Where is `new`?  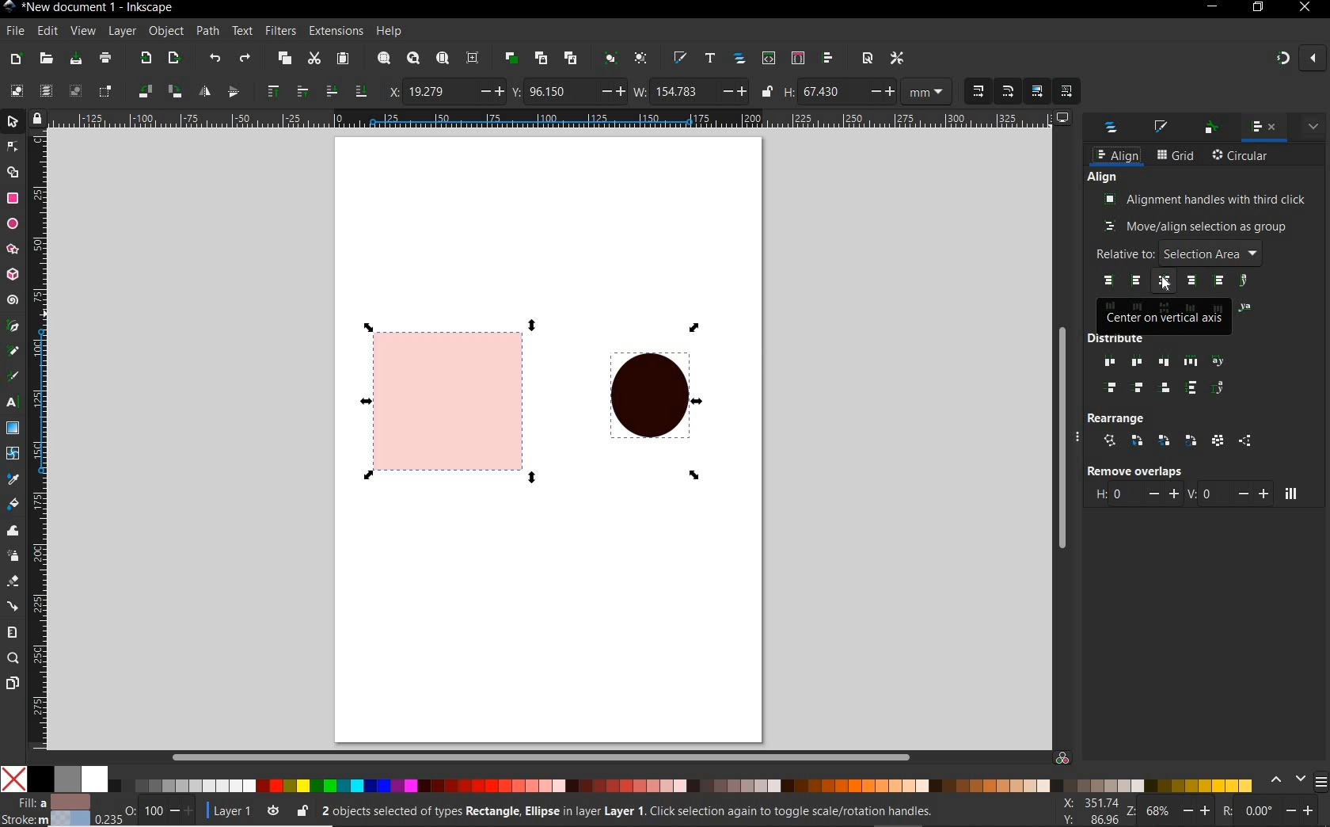
new is located at coordinates (16, 60).